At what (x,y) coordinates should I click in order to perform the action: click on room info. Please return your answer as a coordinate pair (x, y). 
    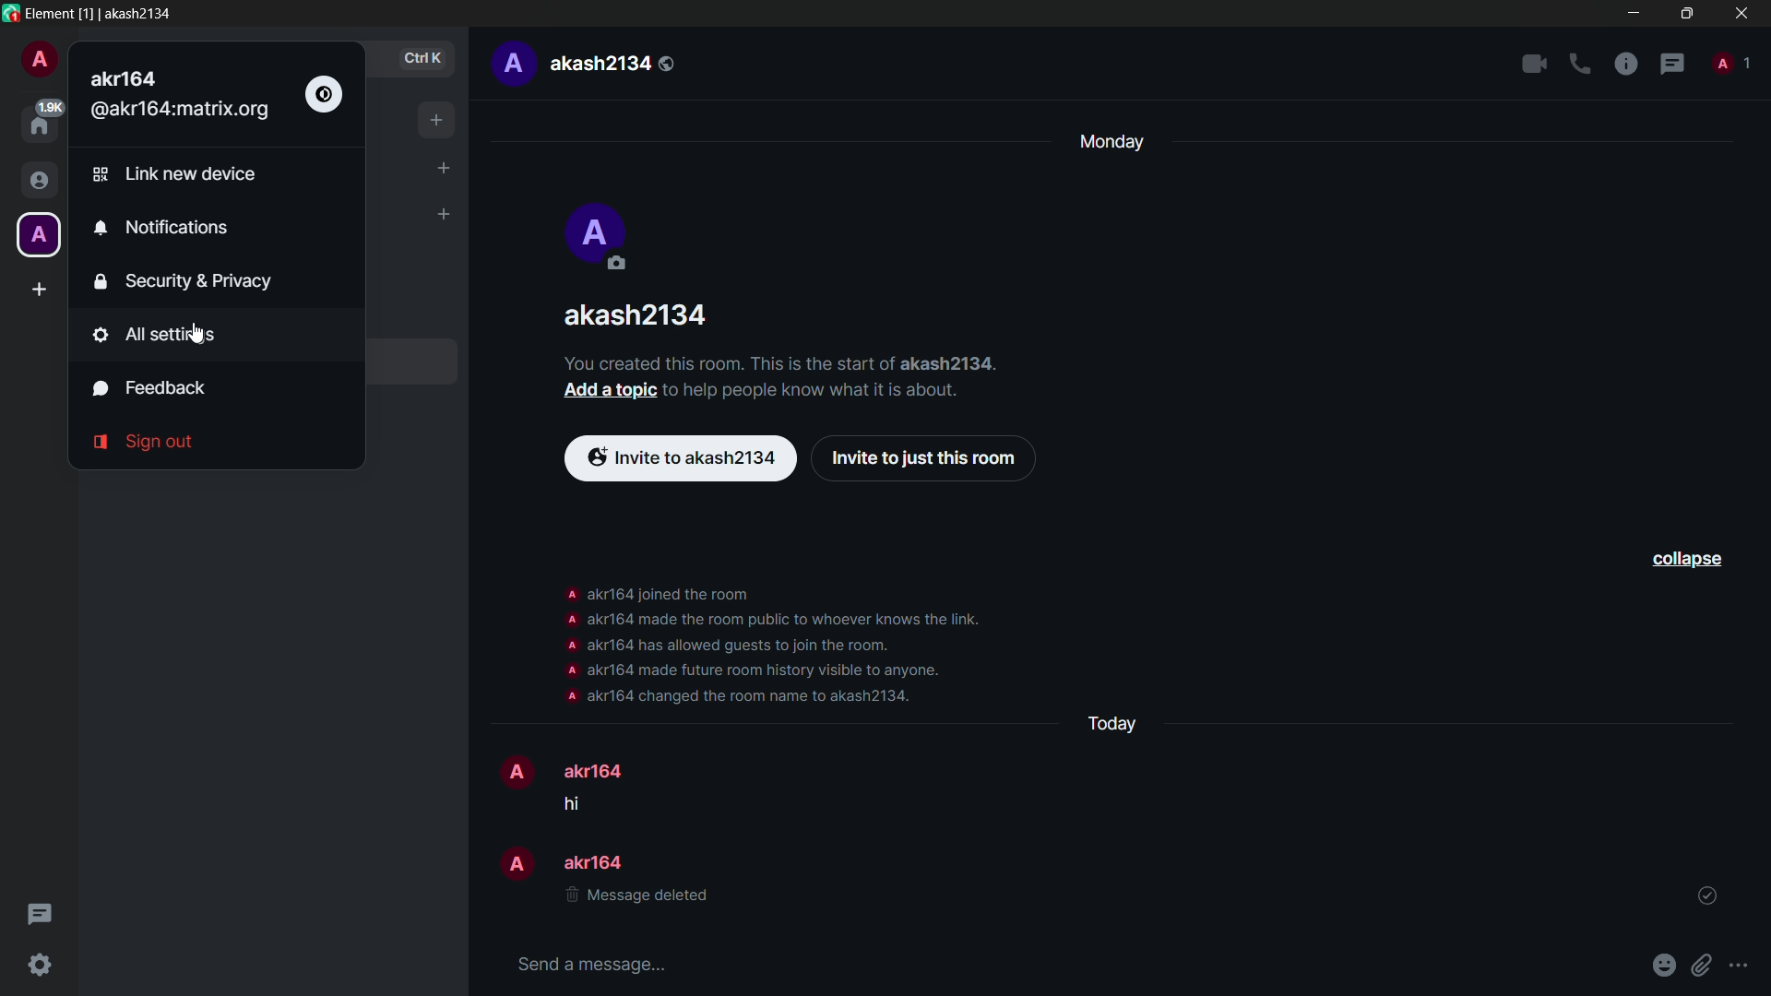
    Looking at the image, I should click on (1626, 65).